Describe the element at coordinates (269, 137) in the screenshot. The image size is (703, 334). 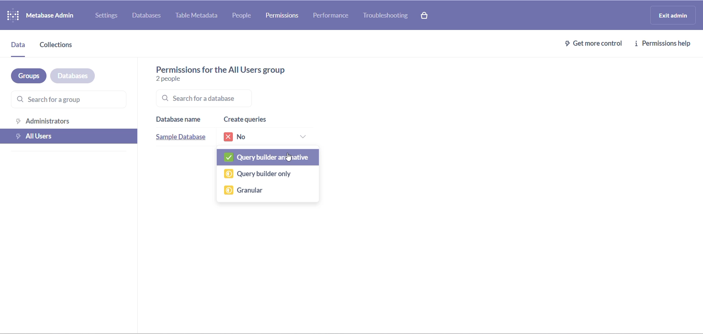
I see `permissions` at that location.